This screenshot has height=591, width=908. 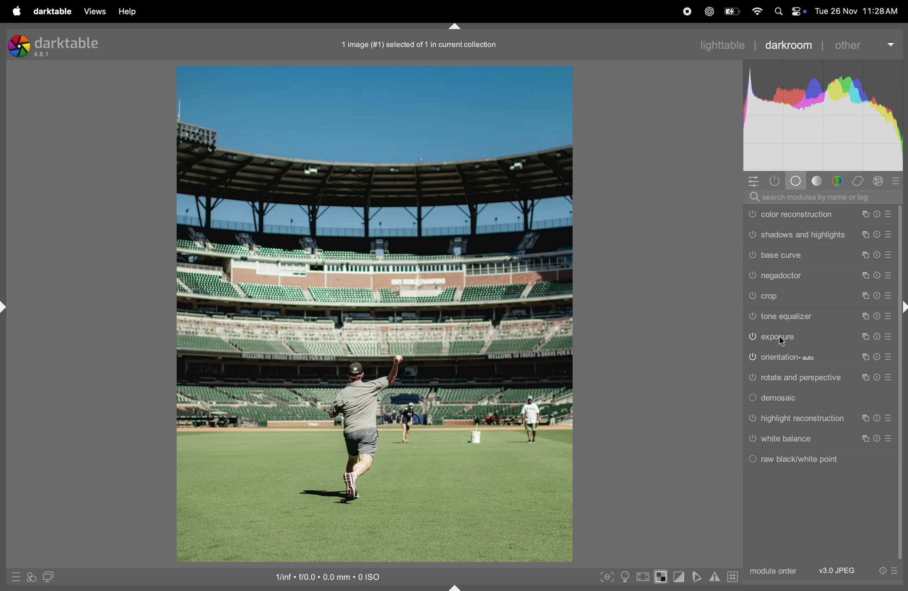 What do you see at coordinates (889, 275) in the screenshot?
I see `Presets ` at bounding box center [889, 275].